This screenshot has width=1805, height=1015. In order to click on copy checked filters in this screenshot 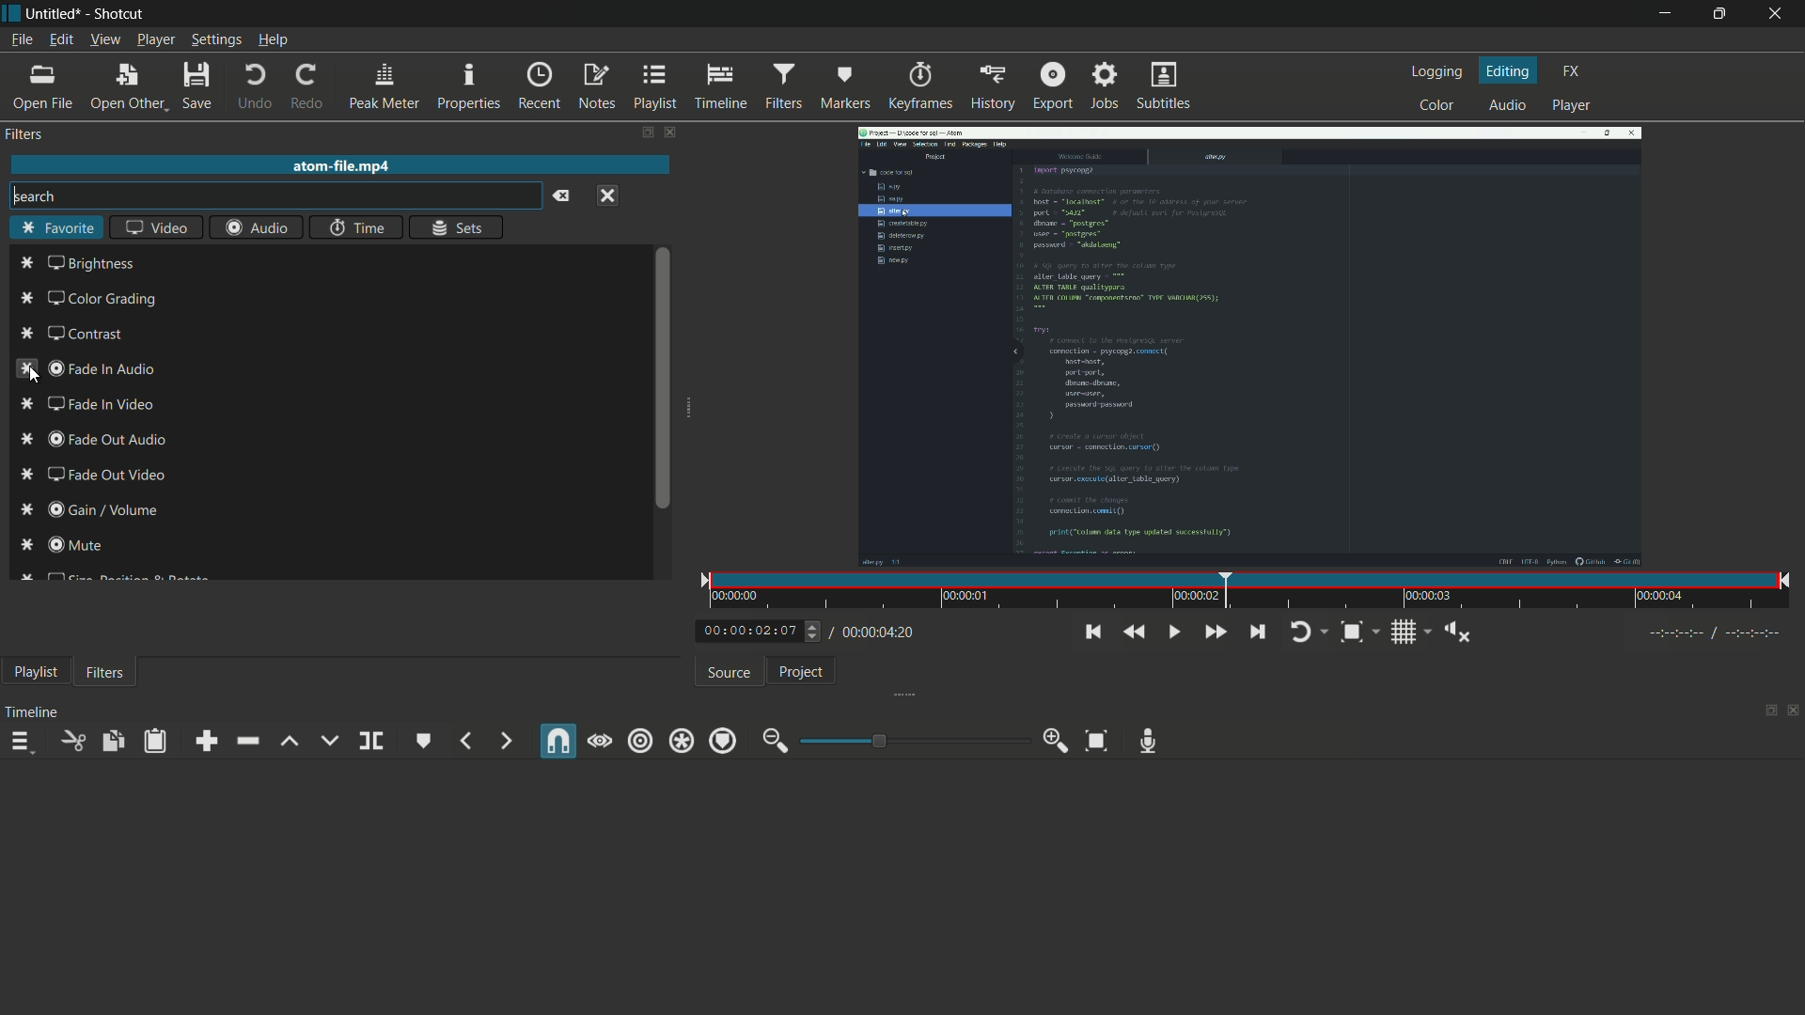, I will do `click(112, 741)`.